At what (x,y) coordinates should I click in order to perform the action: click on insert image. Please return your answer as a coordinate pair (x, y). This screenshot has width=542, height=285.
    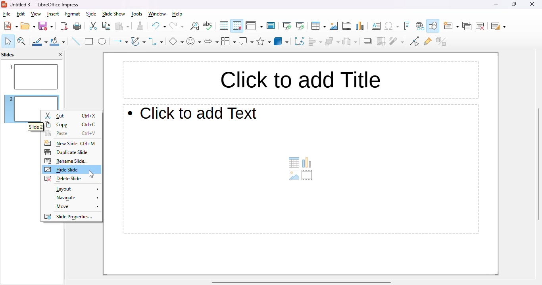
    Looking at the image, I should click on (293, 176).